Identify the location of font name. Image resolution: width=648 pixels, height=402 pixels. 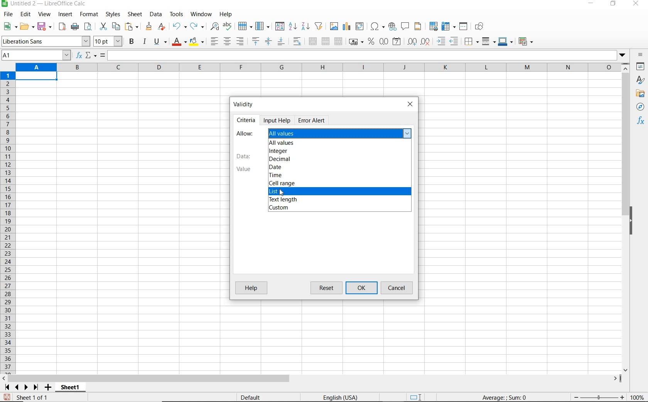
(46, 41).